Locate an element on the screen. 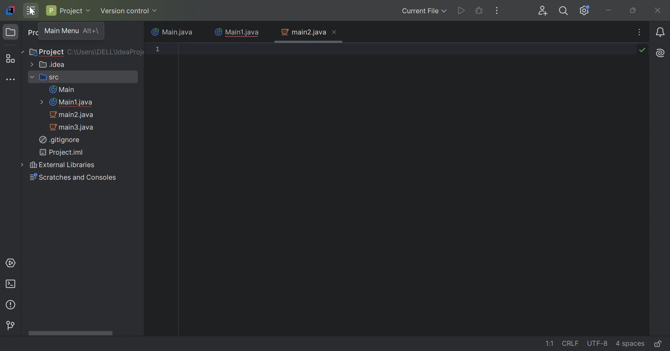 This screenshot has width=670, height=351. c:\Users\DELL\IdeaProject is located at coordinates (105, 52).